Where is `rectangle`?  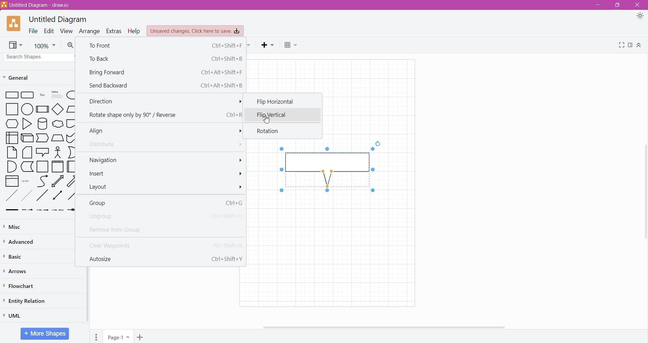
rectangle is located at coordinates (10, 96).